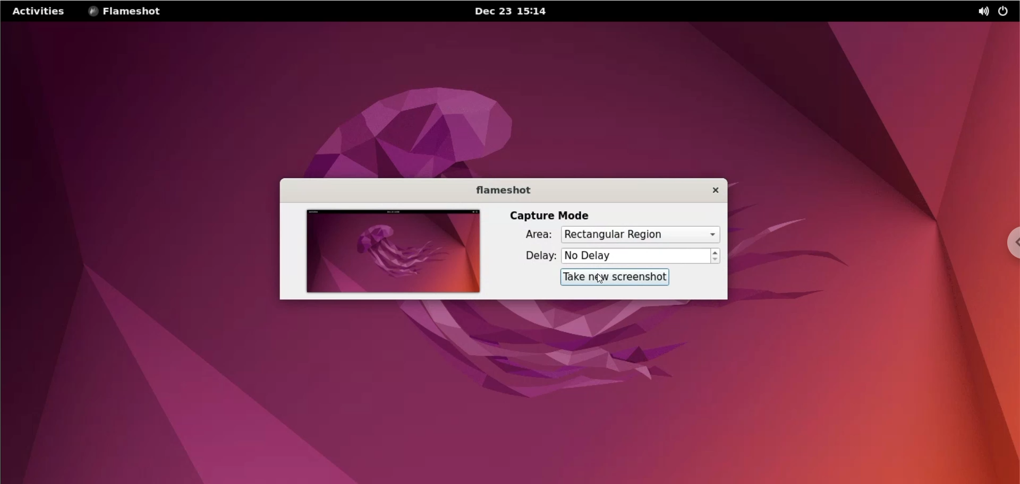  What do you see at coordinates (520, 12) in the screenshot?
I see `date and time` at bounding box center [520, 12].